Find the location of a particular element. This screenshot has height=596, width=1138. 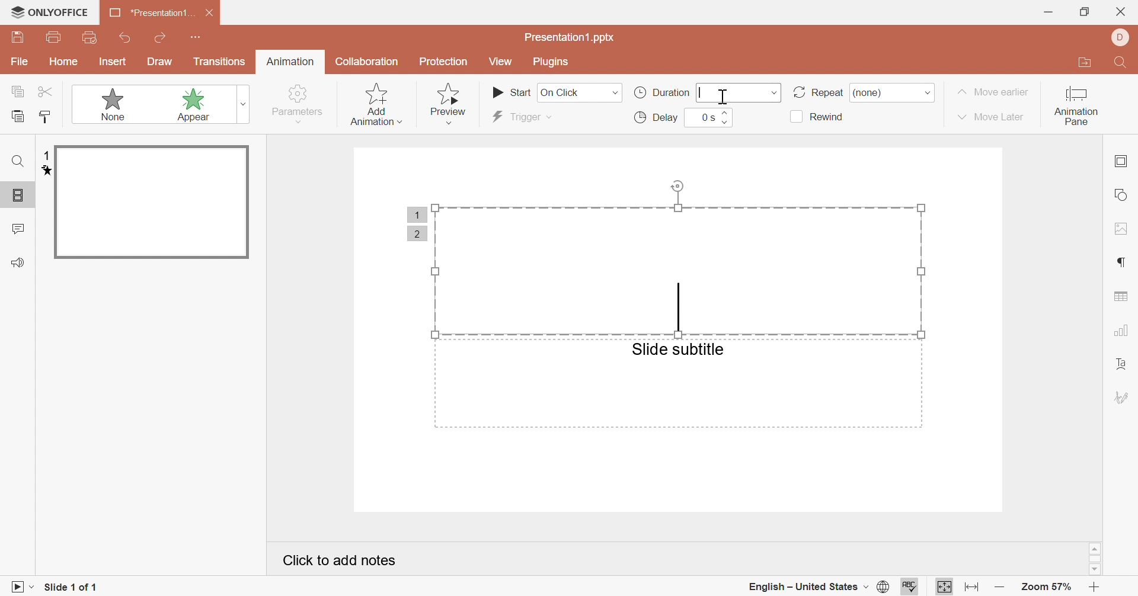

customize quick access toolbar is located at coordinates (196, 37).